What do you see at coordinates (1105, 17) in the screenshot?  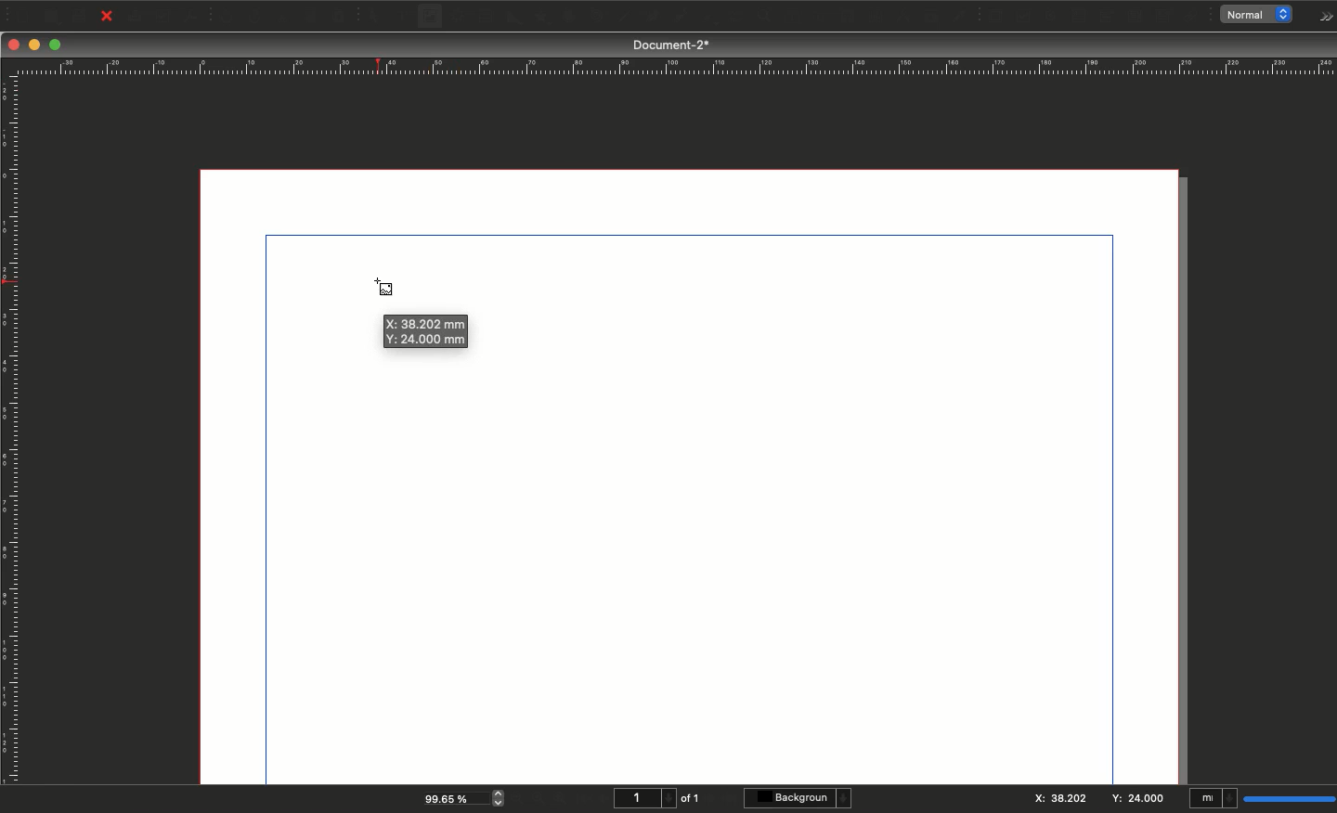 I see `PDF combo box` at bounding box center [1105, 17].